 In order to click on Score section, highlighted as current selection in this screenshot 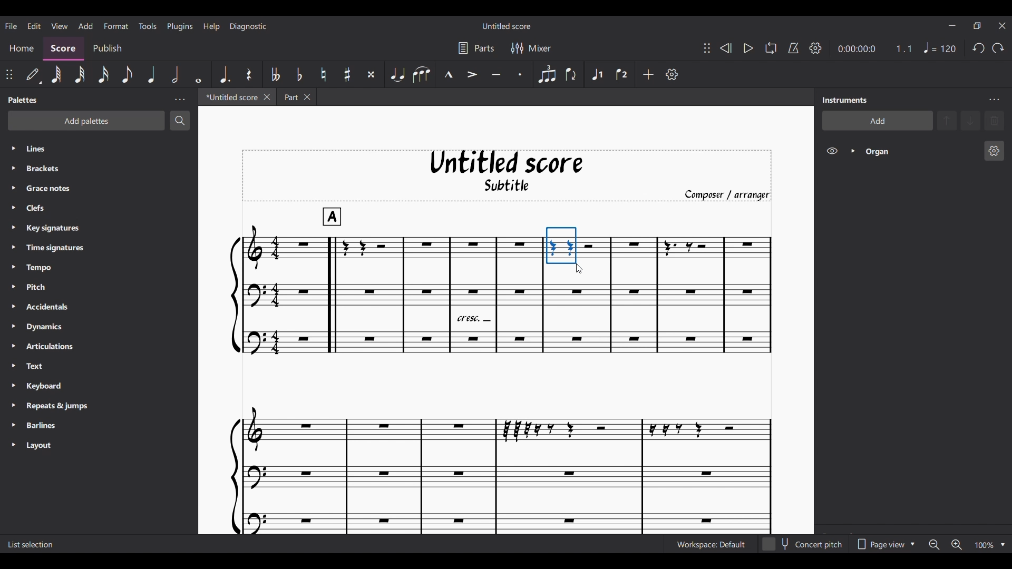, I will do `click(63, 48)`.